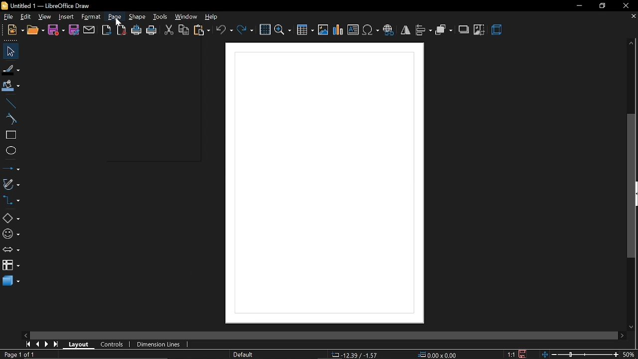 This screenshot has width=638, height=359. I want to click on insert image, so click(322, 30).